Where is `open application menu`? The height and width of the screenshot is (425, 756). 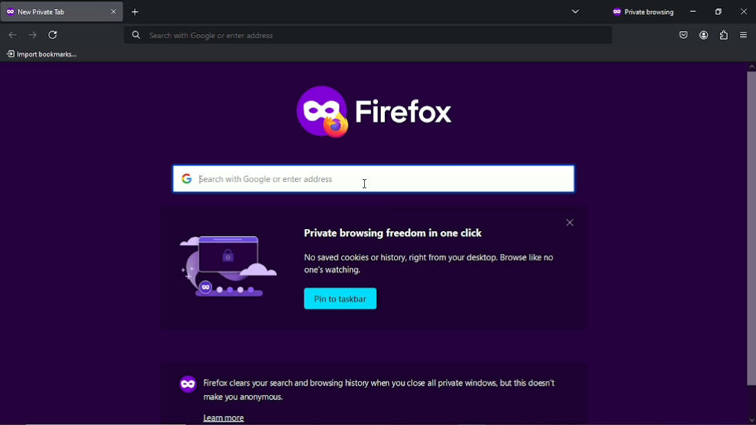
open application menu is located at coordinates (744, 36).